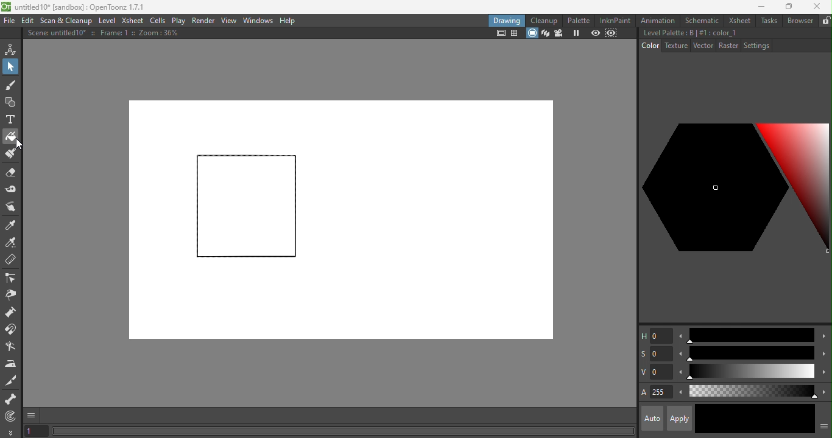  What do you see at coordinates (291, 19) in the screenshot?
I see `Help` at bounding box center [291, 19].